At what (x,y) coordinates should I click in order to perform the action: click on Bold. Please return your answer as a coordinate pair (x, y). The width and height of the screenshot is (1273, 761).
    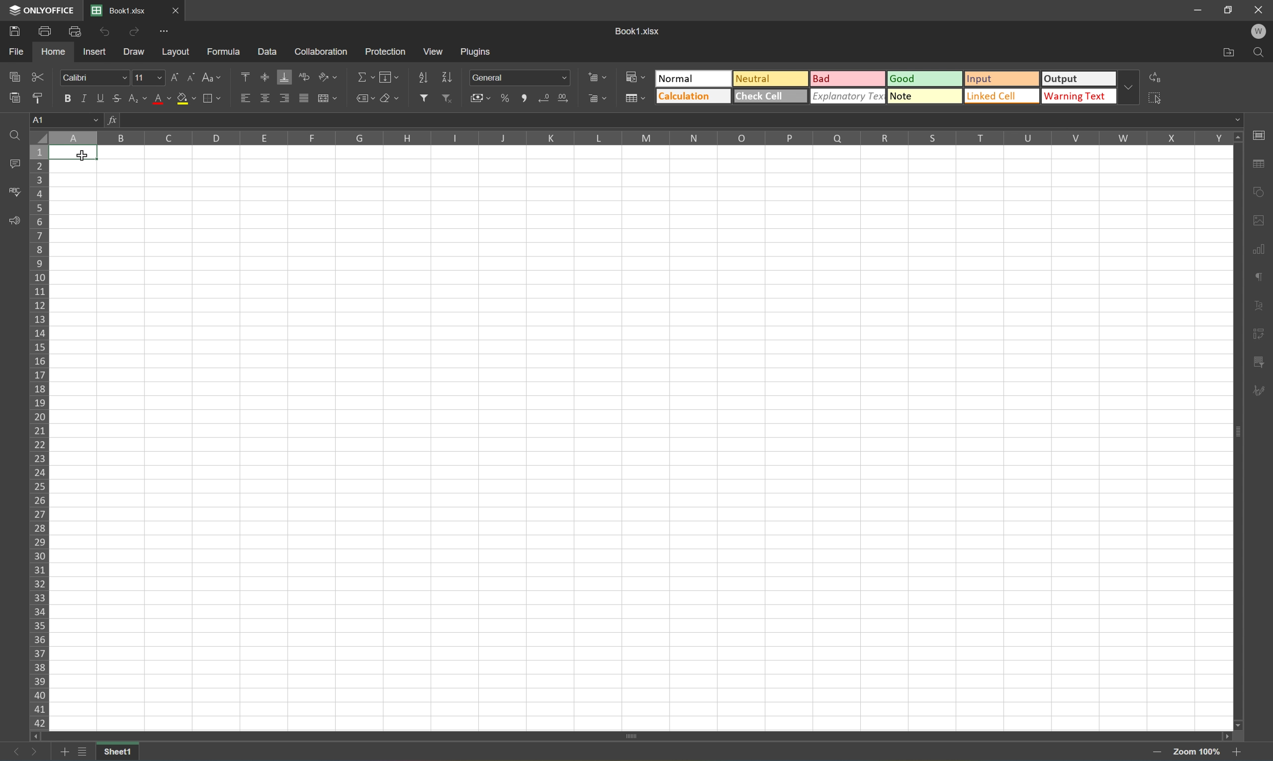
    Looking at the image, I should click on (66, 97).